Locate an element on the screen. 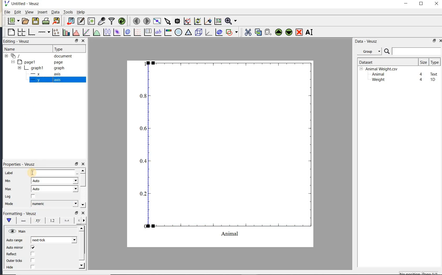 The image size is (442, 275). Max is located at coordinates (8, 189).